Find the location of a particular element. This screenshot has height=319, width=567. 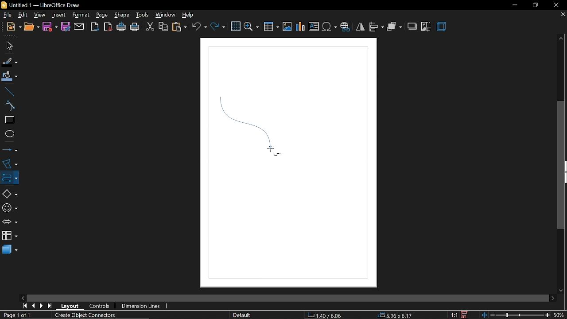

grid is located at coordinates (235, 26).